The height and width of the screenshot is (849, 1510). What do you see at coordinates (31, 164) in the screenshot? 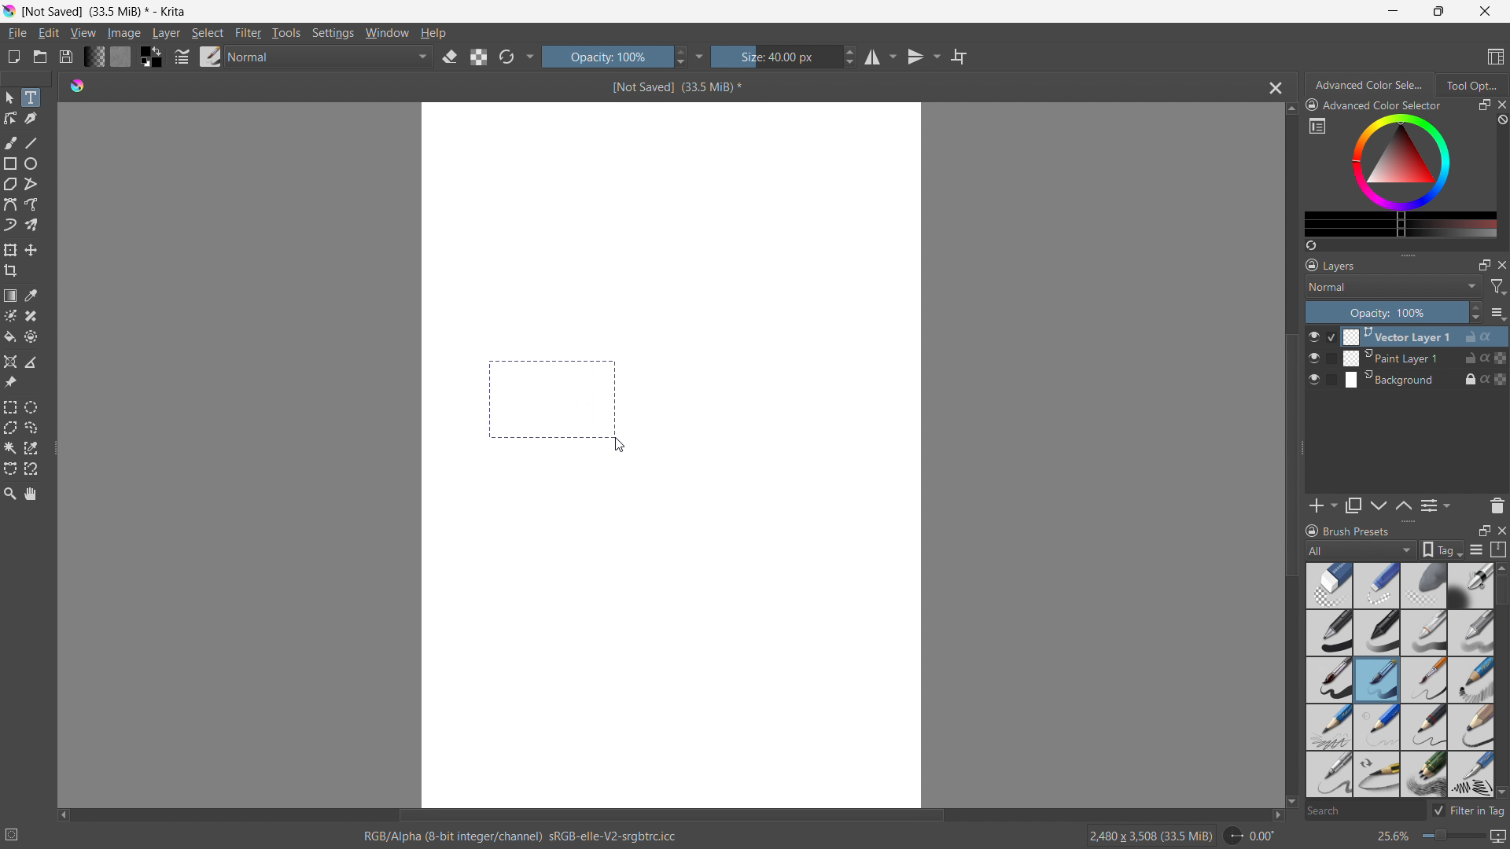
I see `ellipse tool` at bounding box center [31, 164].